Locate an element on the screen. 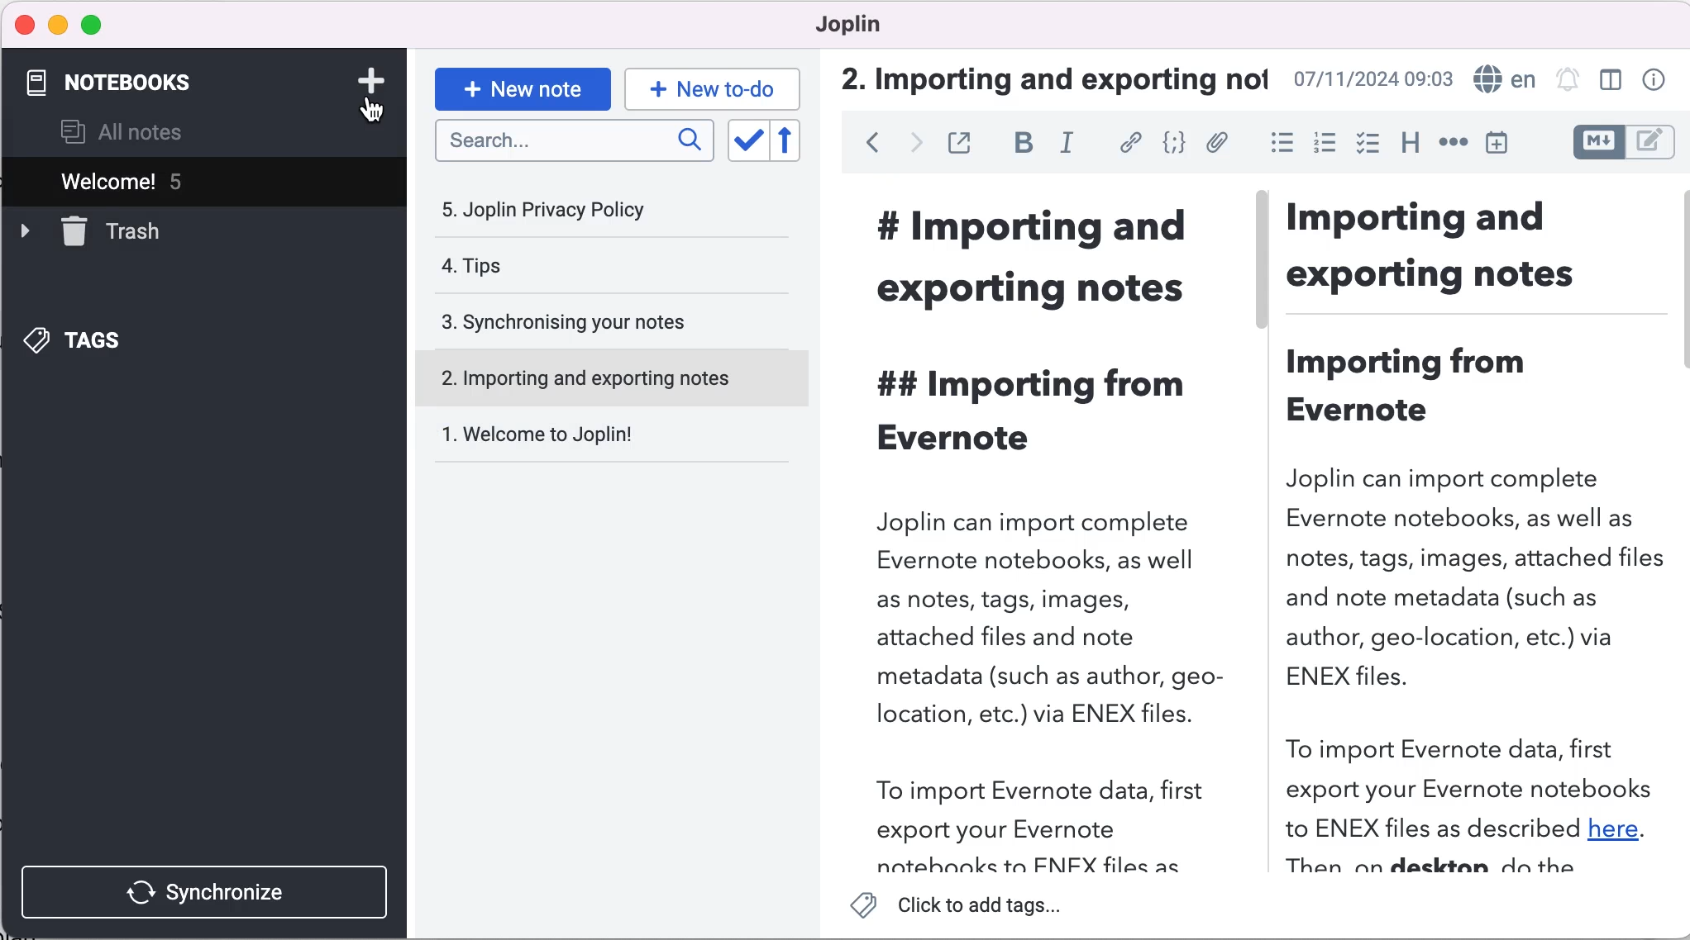 Image resolution: width=1690 pixels, height=940 pixels. trash is located at coordinates (117, 232).